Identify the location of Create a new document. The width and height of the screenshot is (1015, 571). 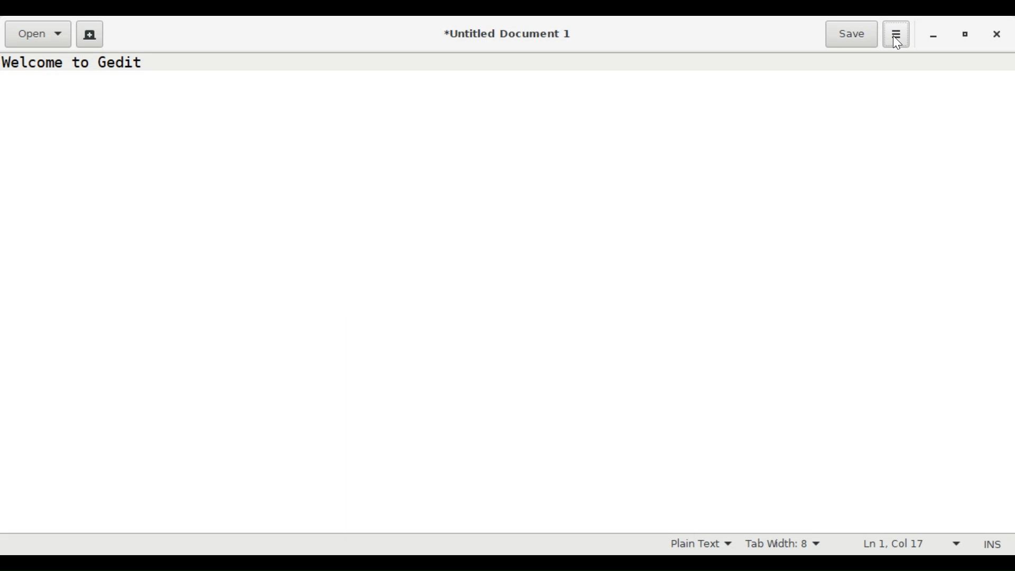
(88, 33).